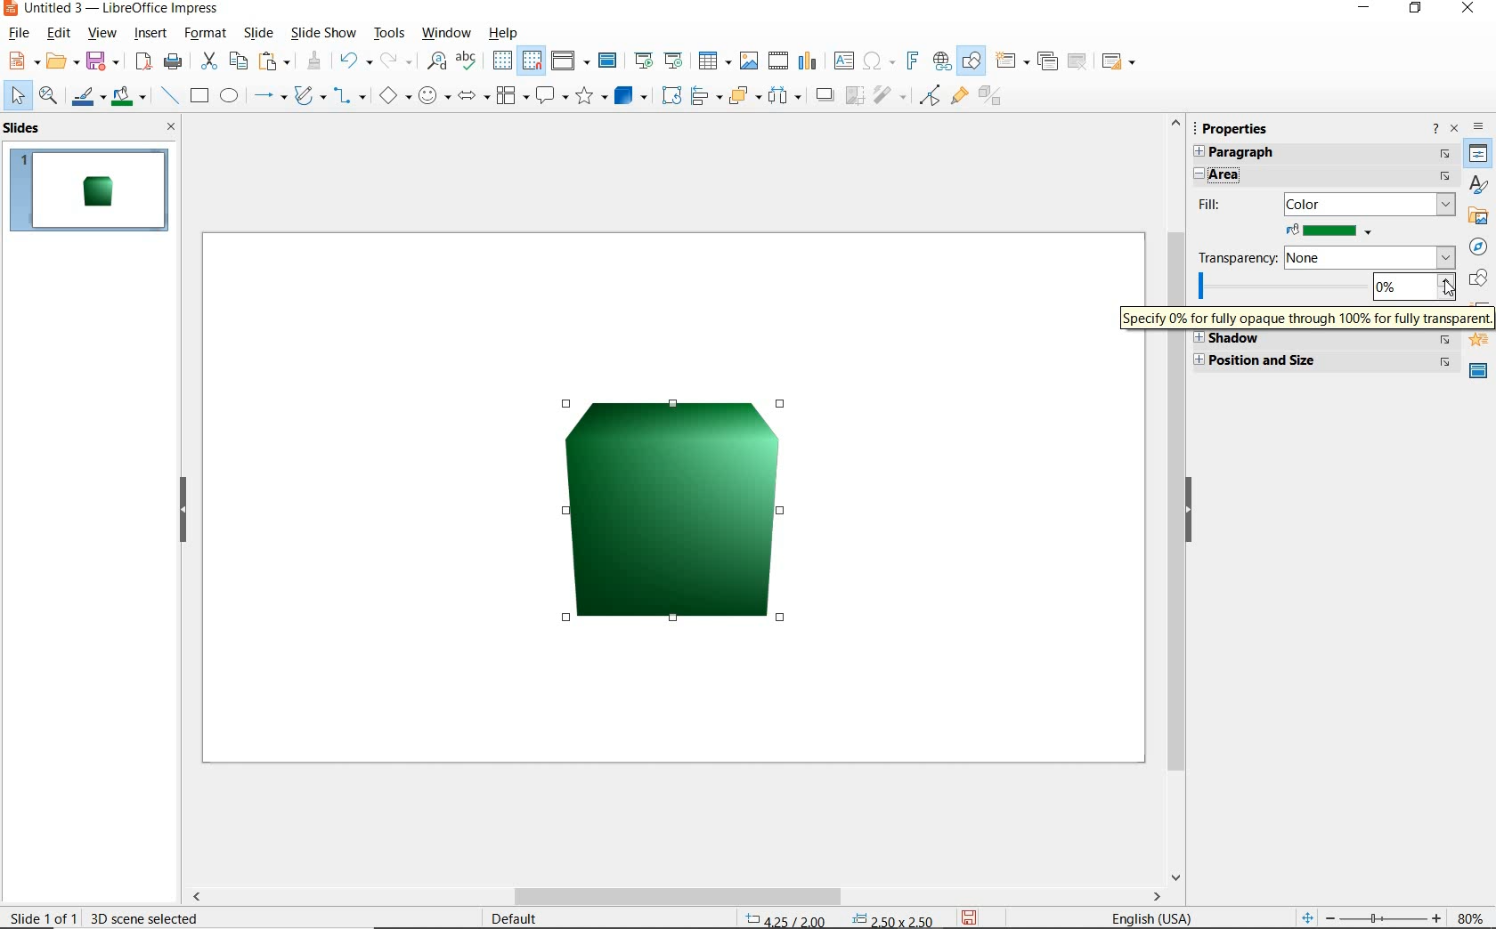 Image resolution: width=1496 pixels, height=929 pixels. I want to click on edit, so click(59, 33).